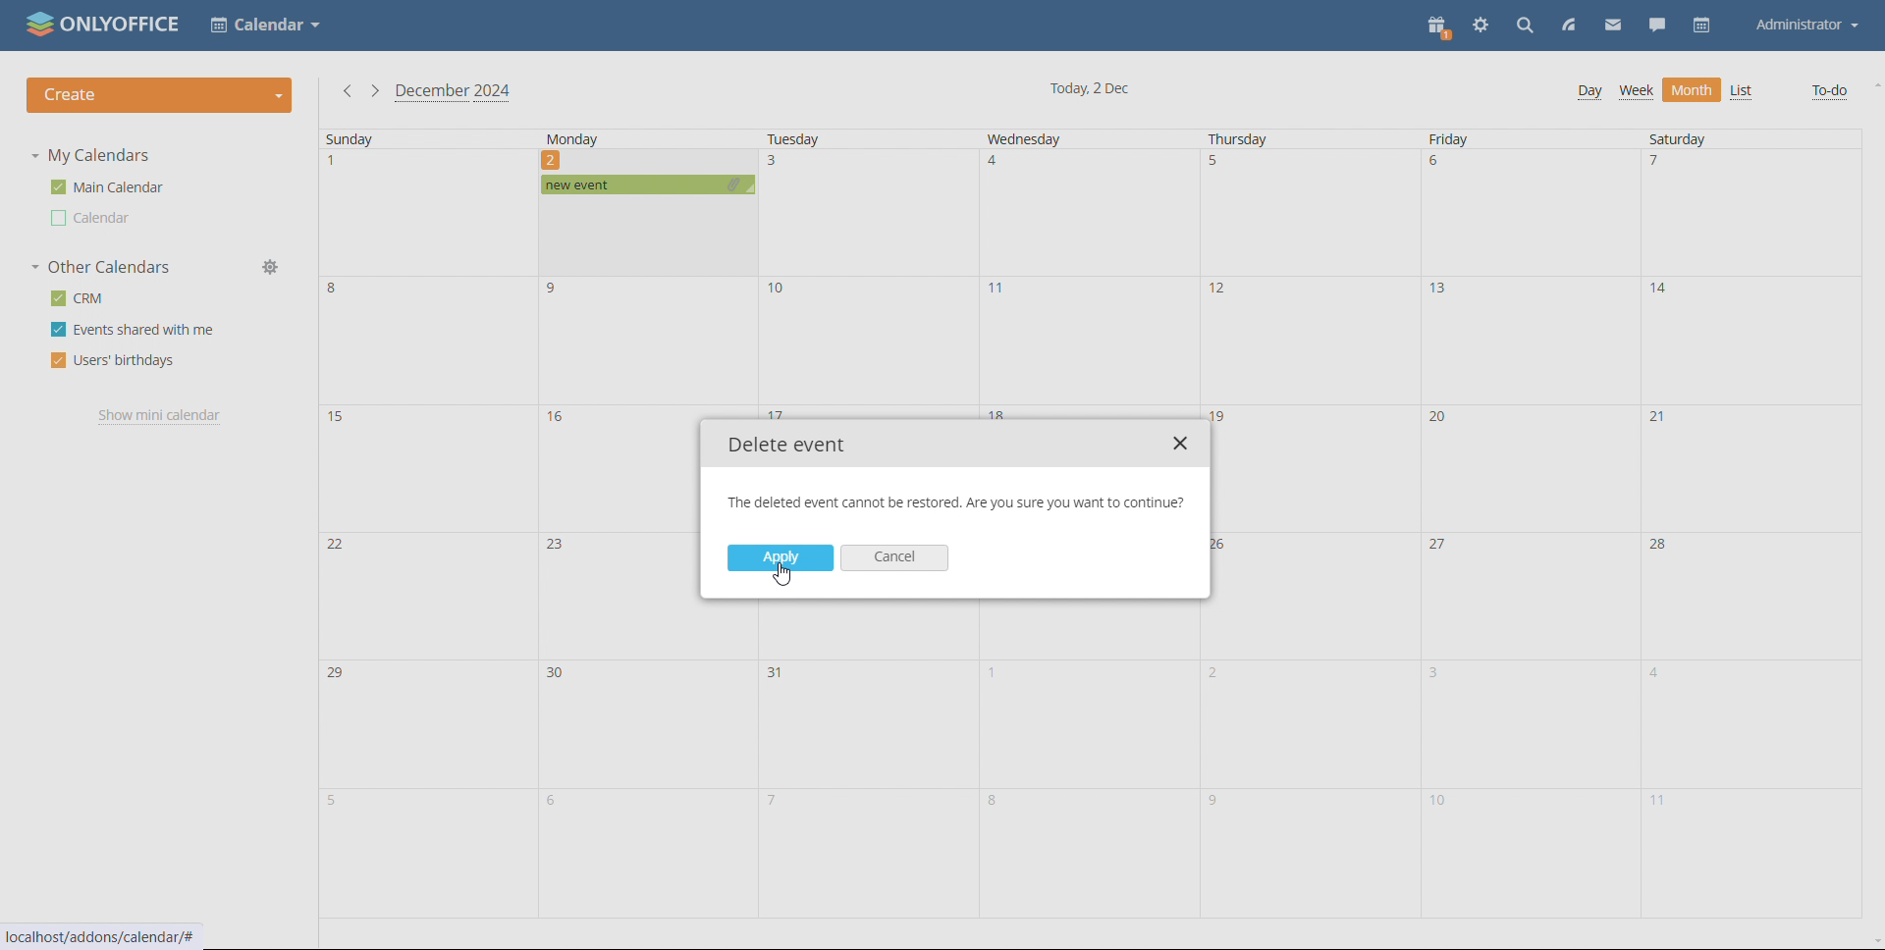 The height and width of the screenshot is (950, 1885). Describe the element at coordinates (334, 546) in the screenshot. I see `22` at that location.